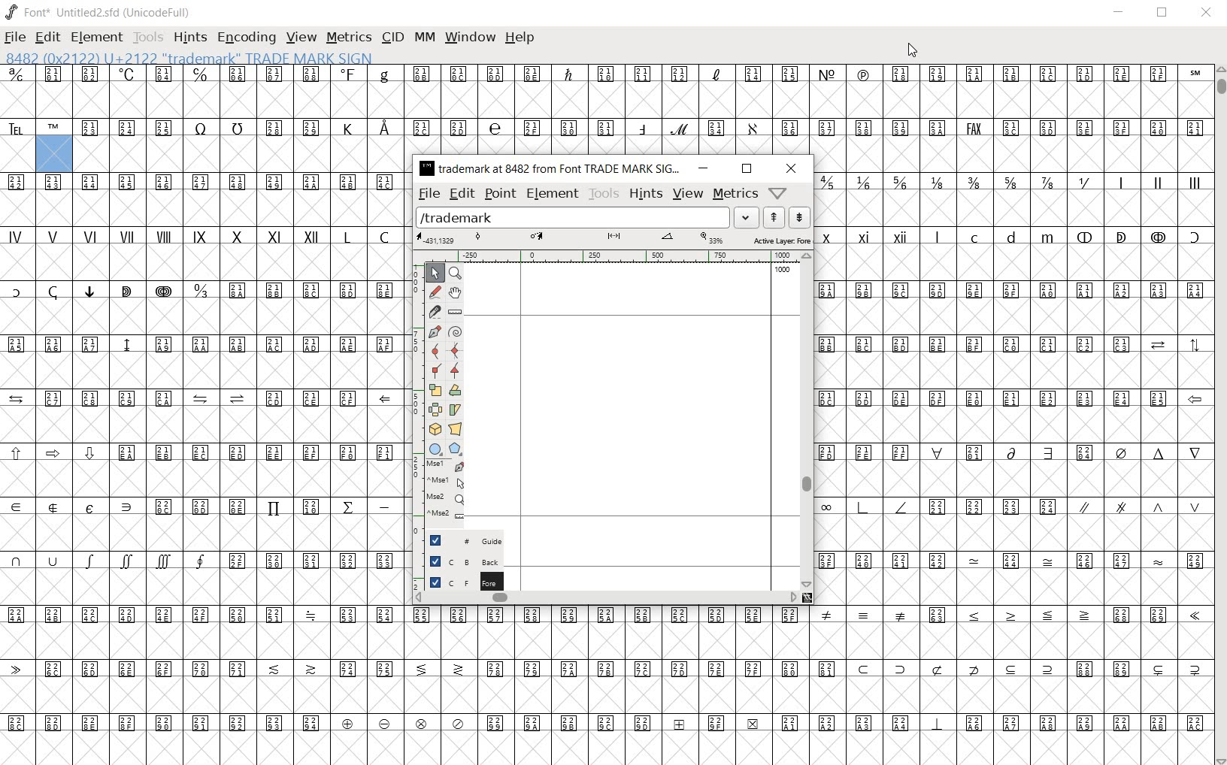  I want to click on Rotate the selection, so click(455, 390).